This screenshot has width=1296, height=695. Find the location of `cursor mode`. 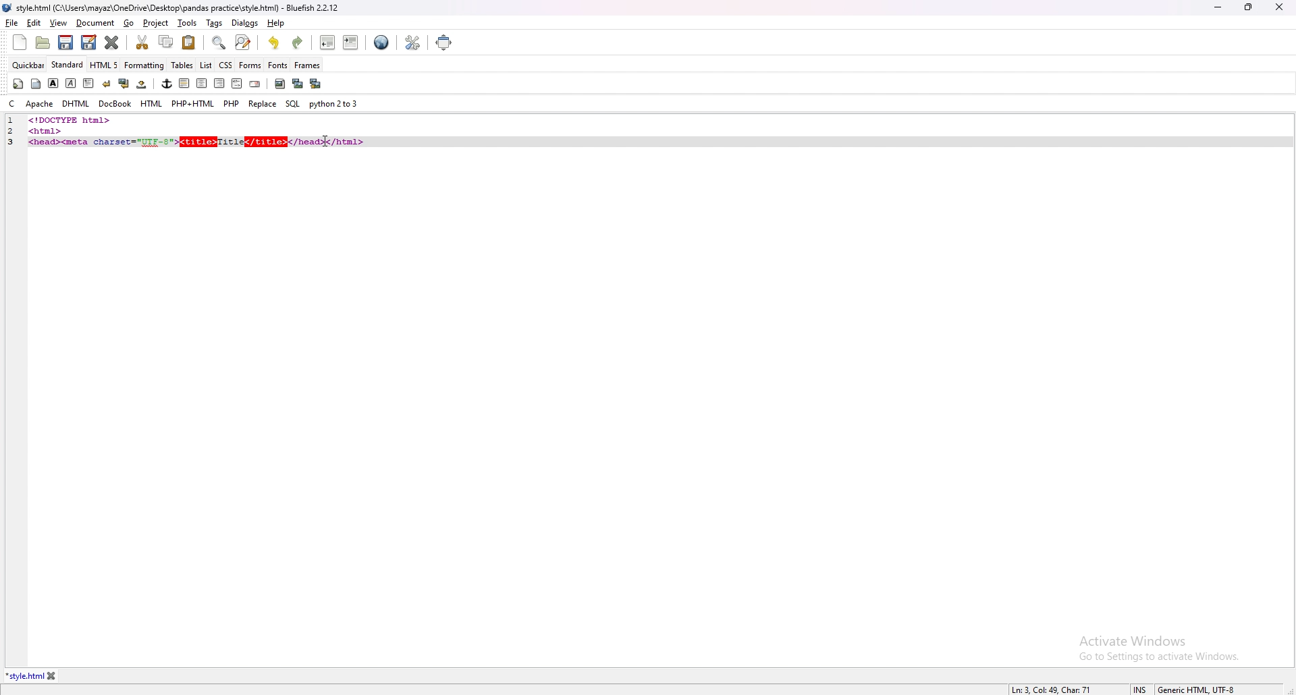

cursor mode is located at coordinates (1140, 689).